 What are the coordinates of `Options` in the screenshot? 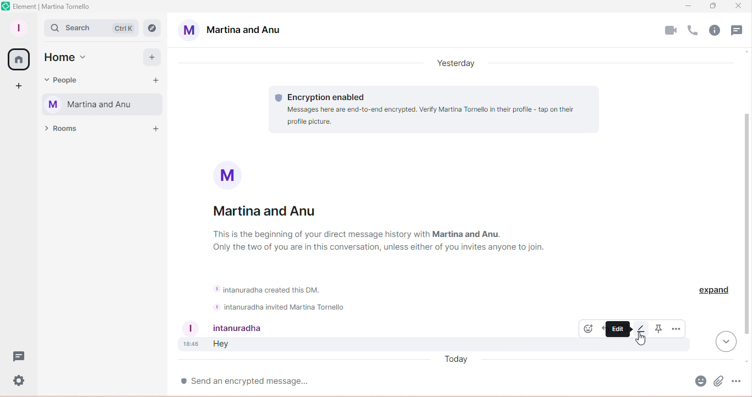 It's located at (675, 329).